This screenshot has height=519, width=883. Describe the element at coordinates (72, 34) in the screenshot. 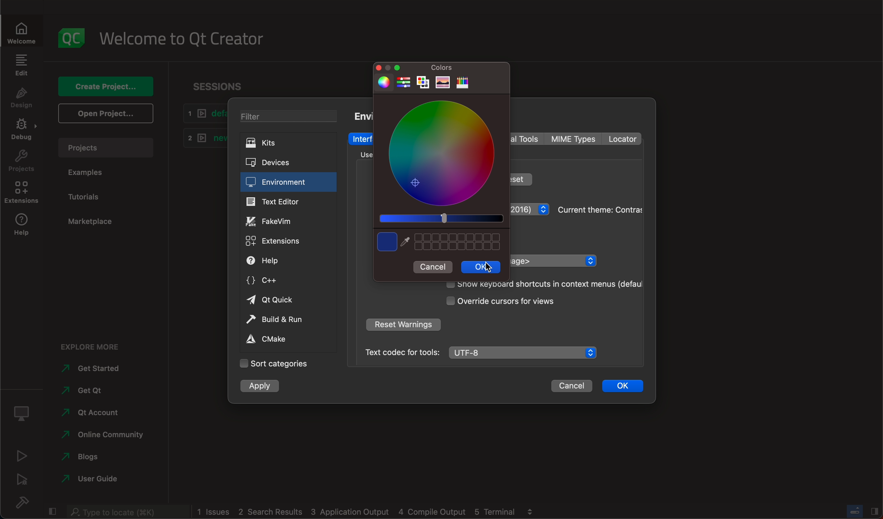

I see `logo` at that location.